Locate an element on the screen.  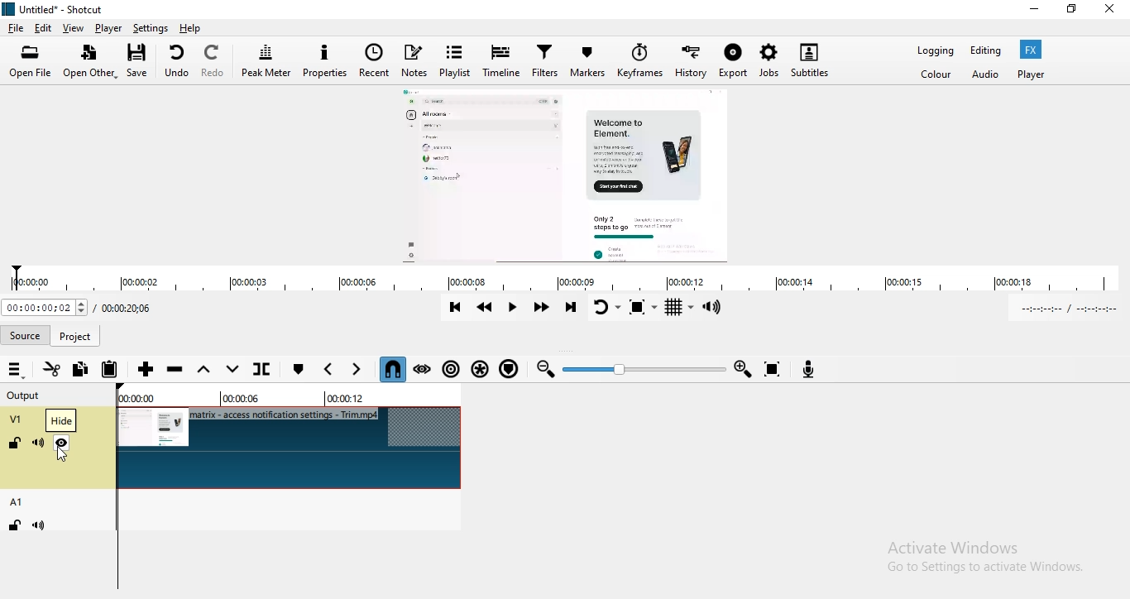
Play quickly backwards is located at coordinates (486, 309).